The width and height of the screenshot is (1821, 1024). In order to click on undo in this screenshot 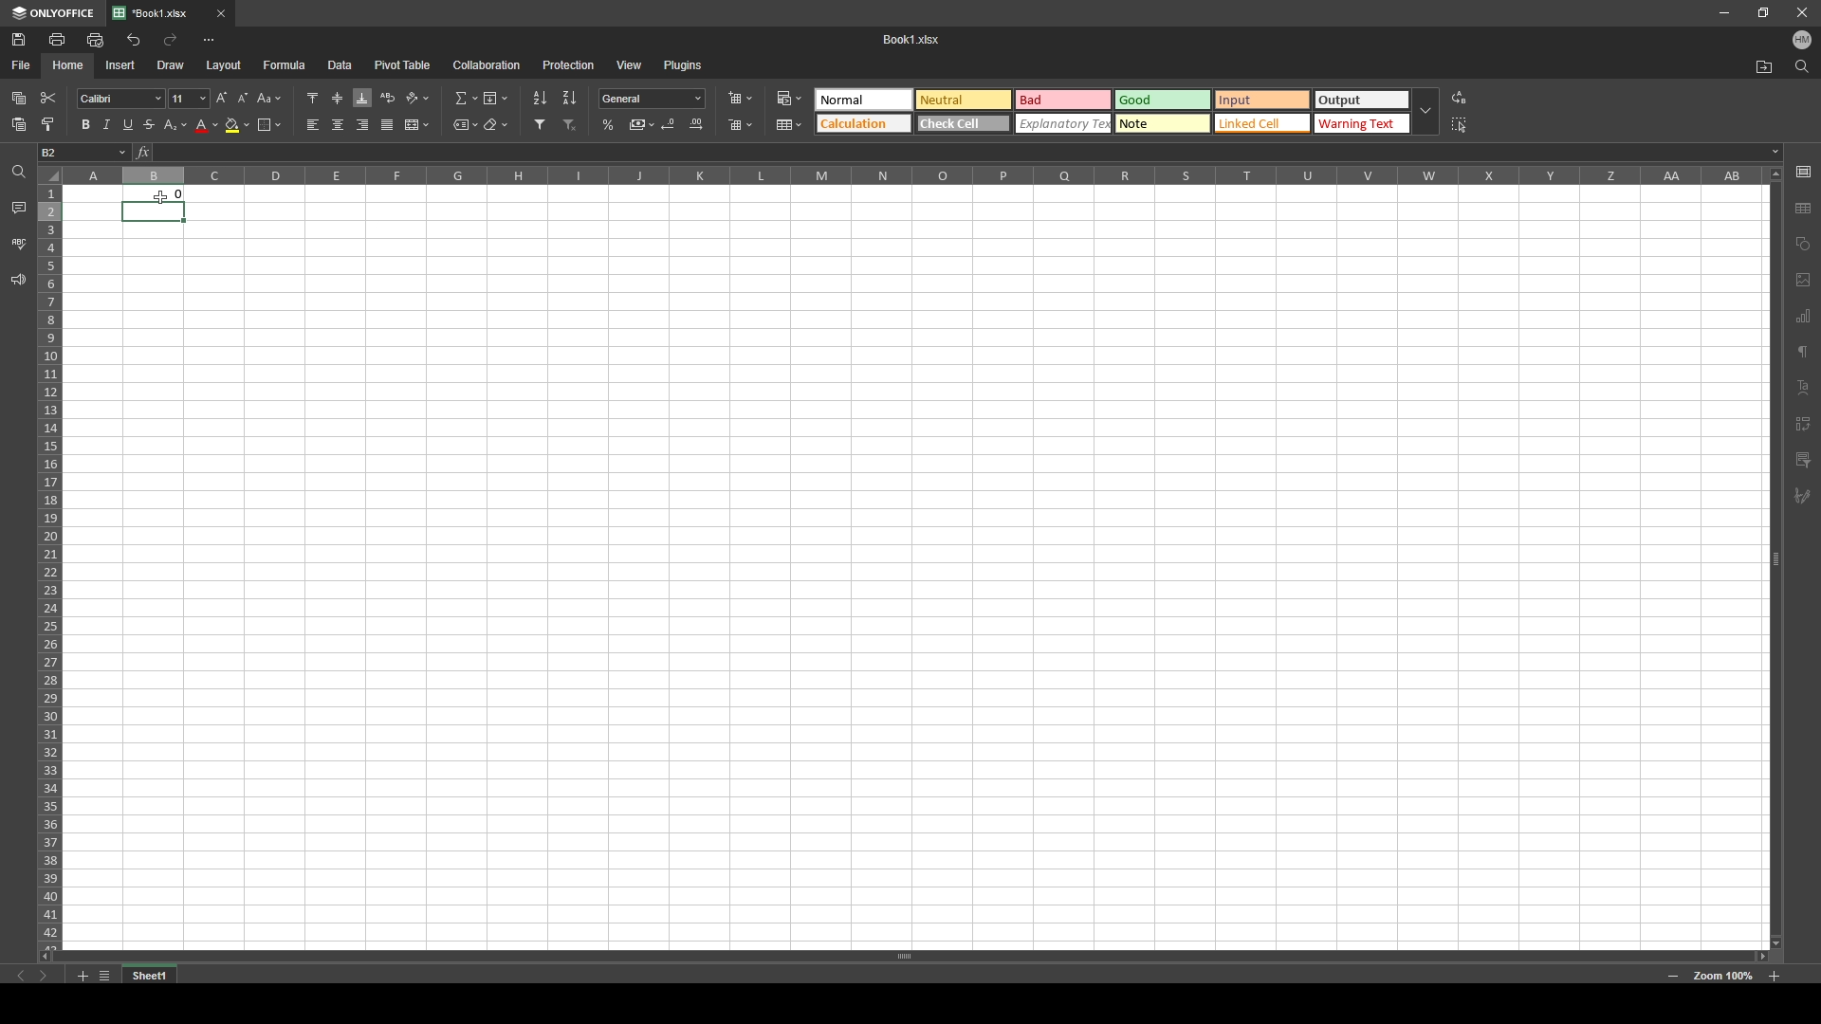, I will do `click(133, 41)`.